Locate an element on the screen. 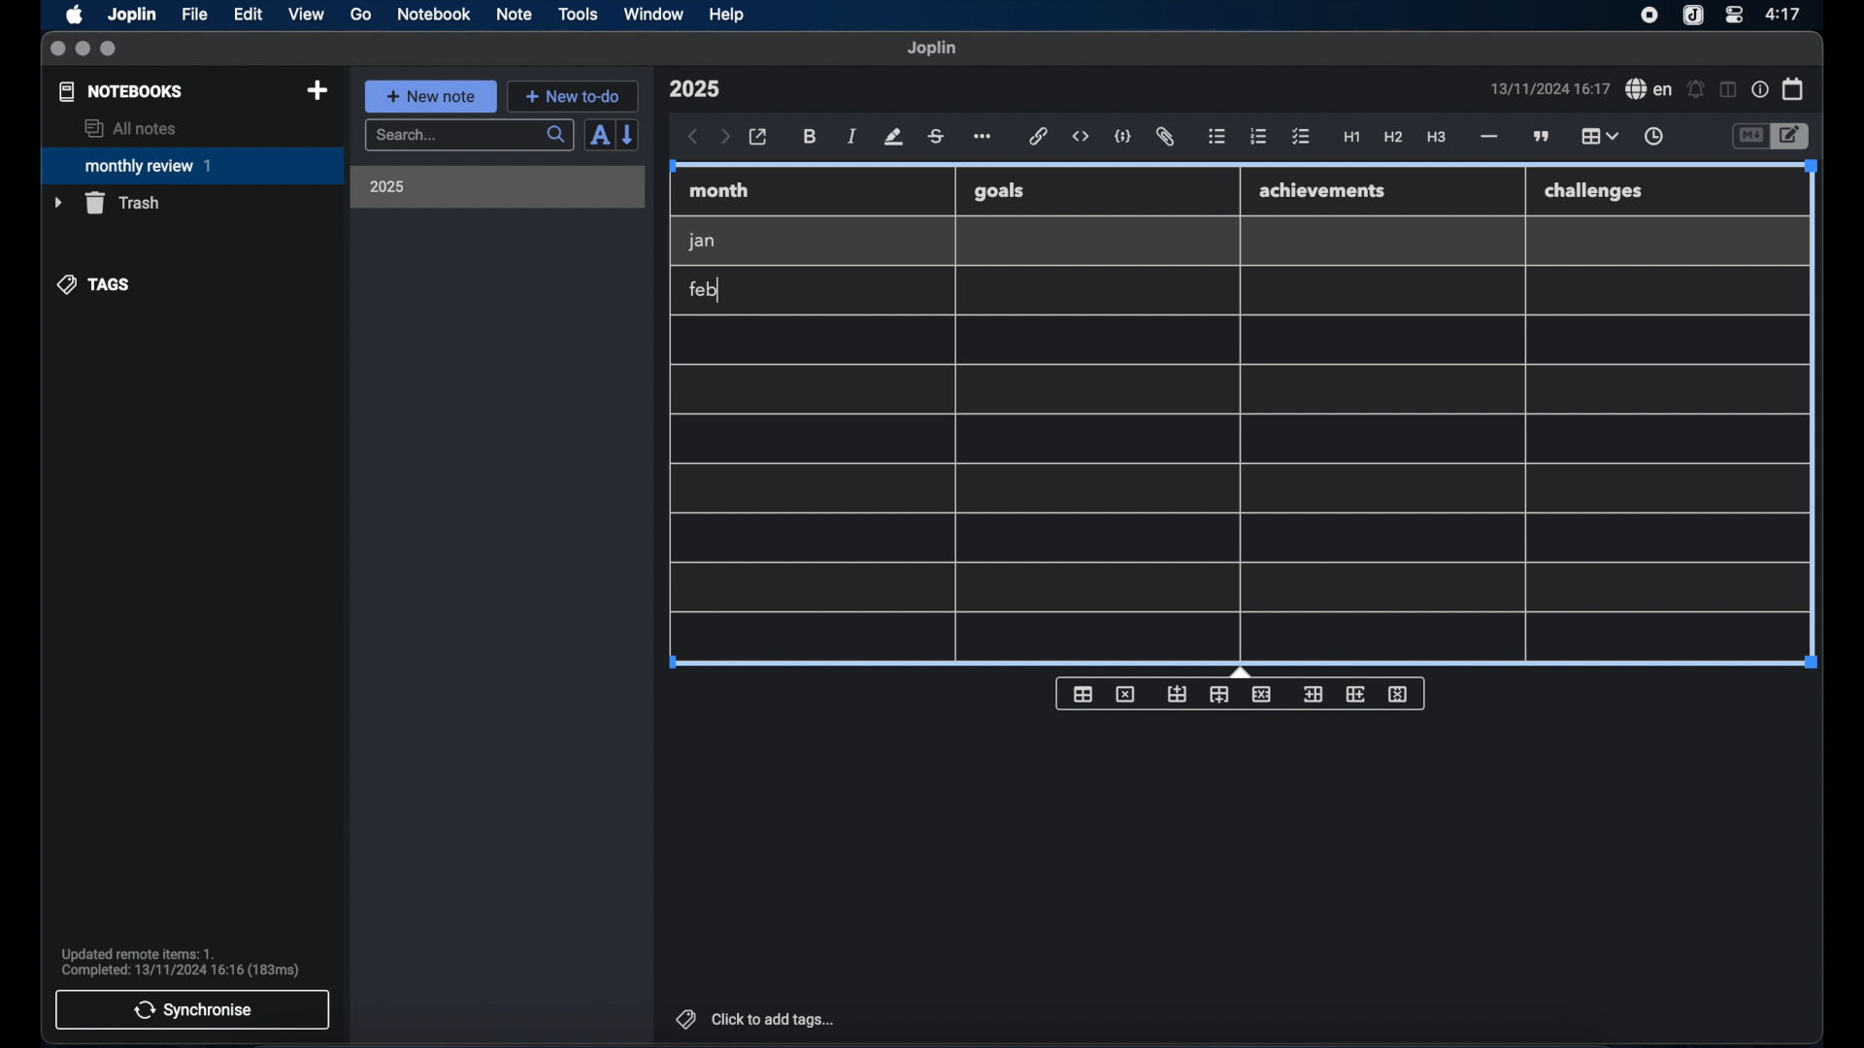  reverse sort order is located at coordinates (629, 134).